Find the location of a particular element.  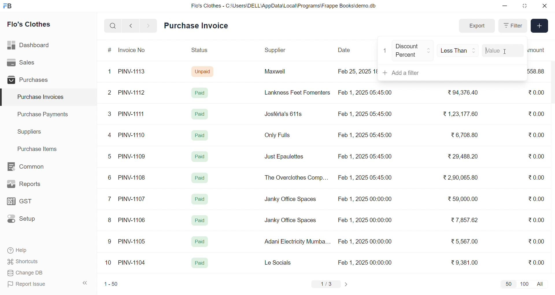

₹6,708.80 is located at coordinates (464, 134).